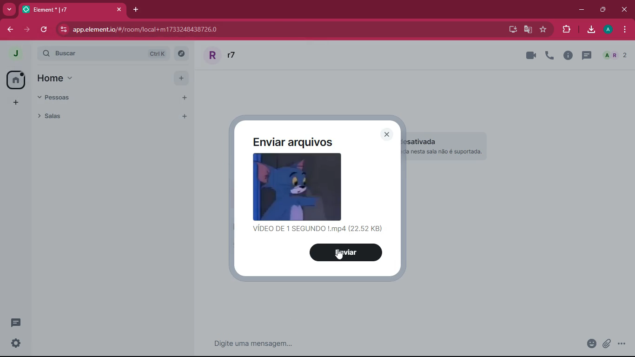 Image resolution: width=635 pixels, height=357 pixels. What do you see at coordinates (549, 55) in the screenshot?
I see `call` at bounding box center [549, 55].